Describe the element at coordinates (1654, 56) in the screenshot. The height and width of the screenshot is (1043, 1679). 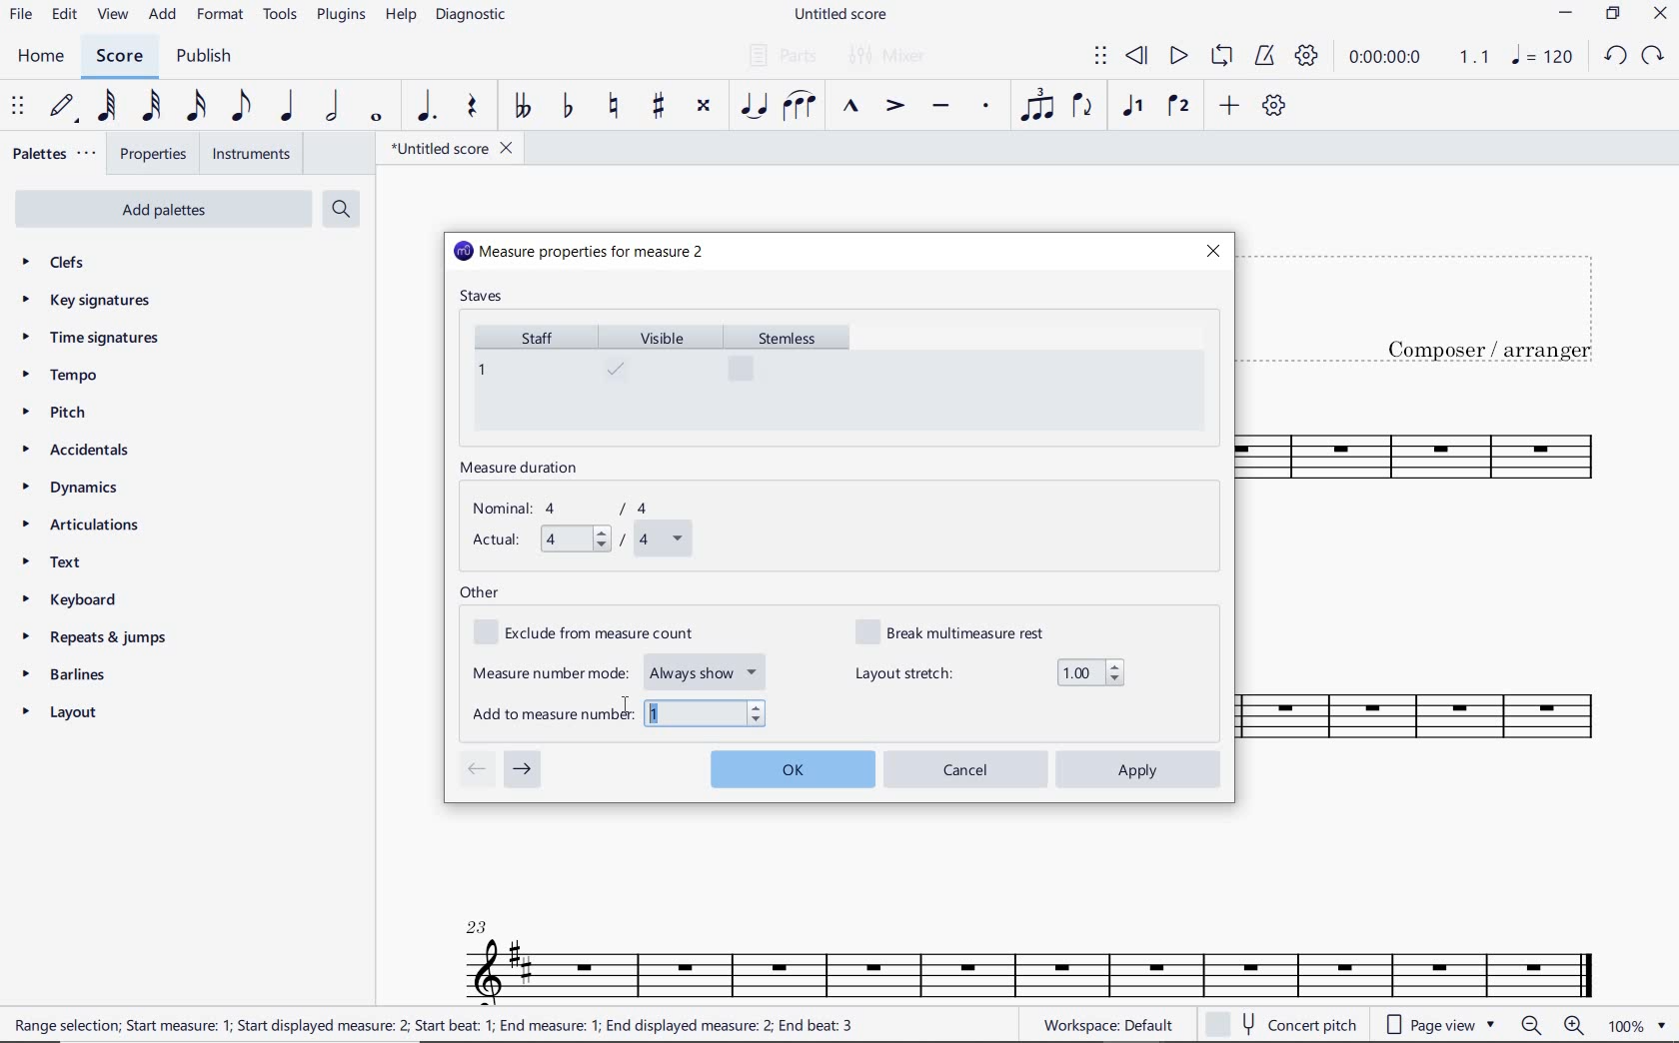
I see `REDO` at that location.